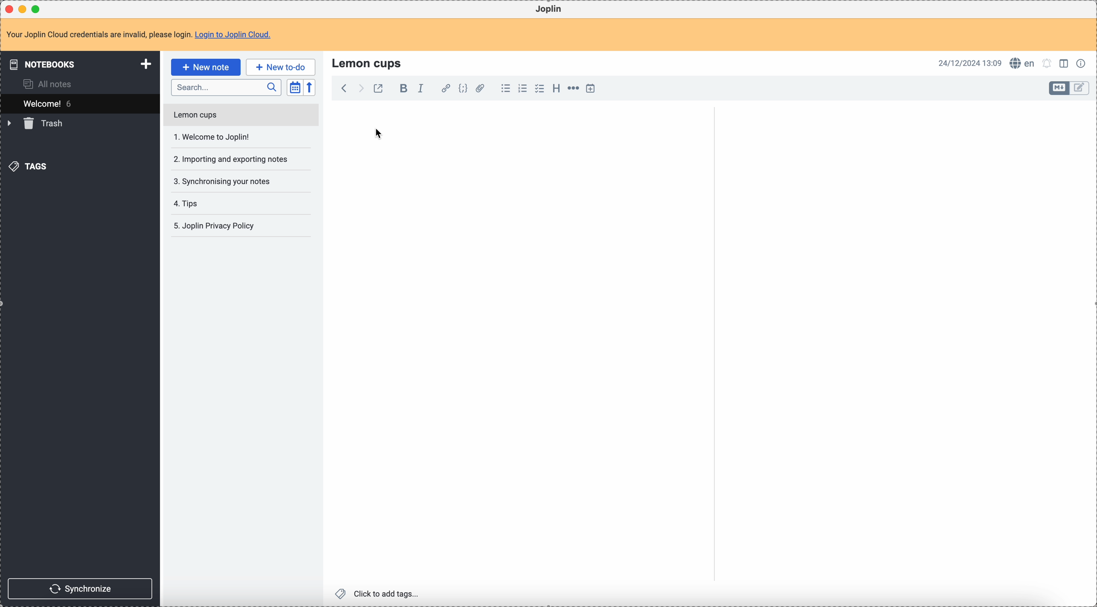  I want to click on date and hour, so click(970, 63).